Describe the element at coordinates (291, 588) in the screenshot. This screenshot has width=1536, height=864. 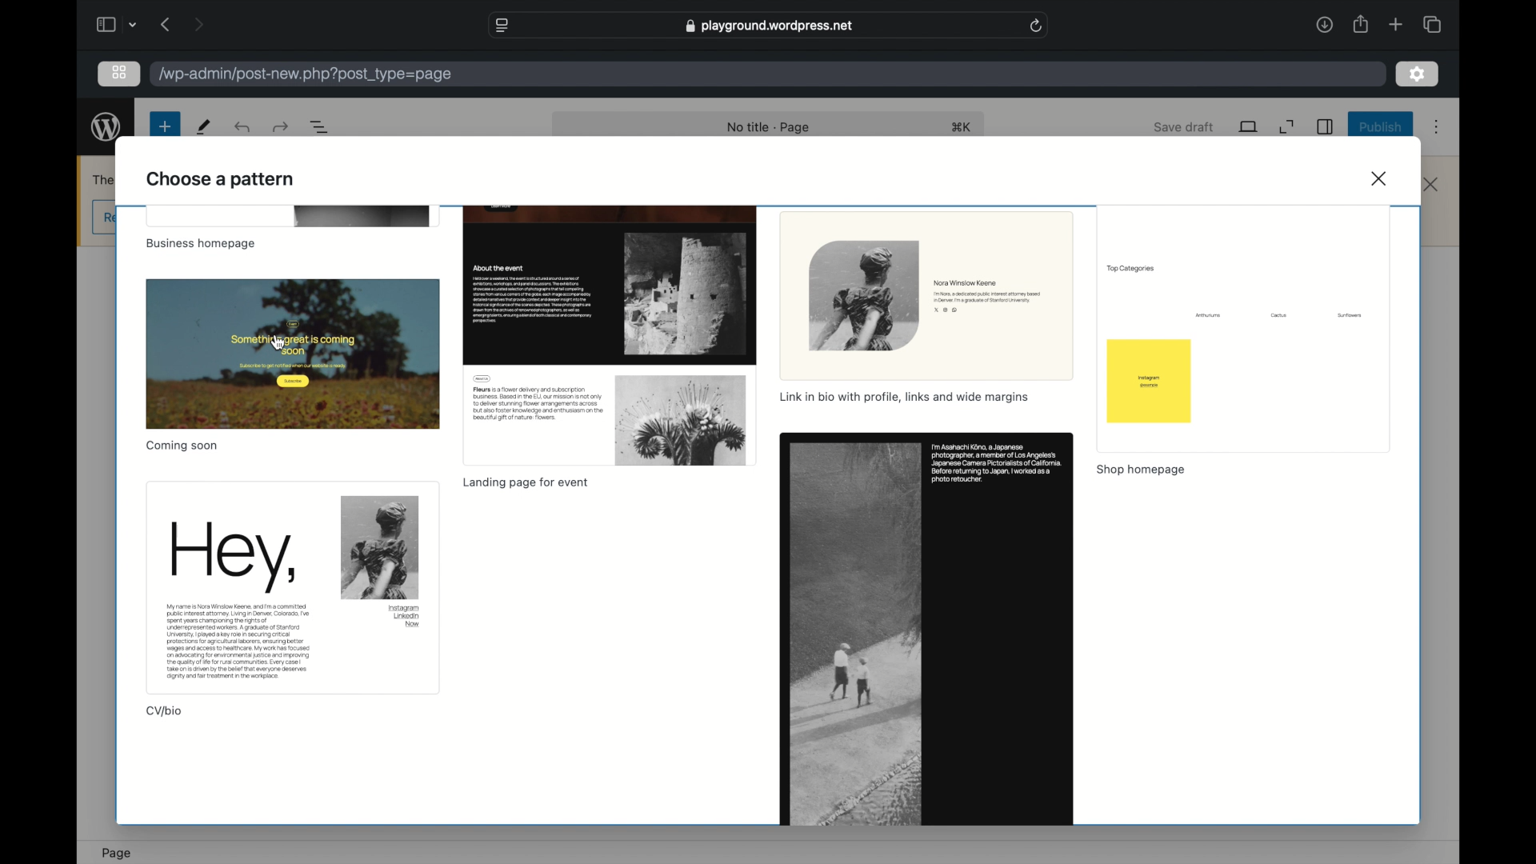
I see `preview` at that location.